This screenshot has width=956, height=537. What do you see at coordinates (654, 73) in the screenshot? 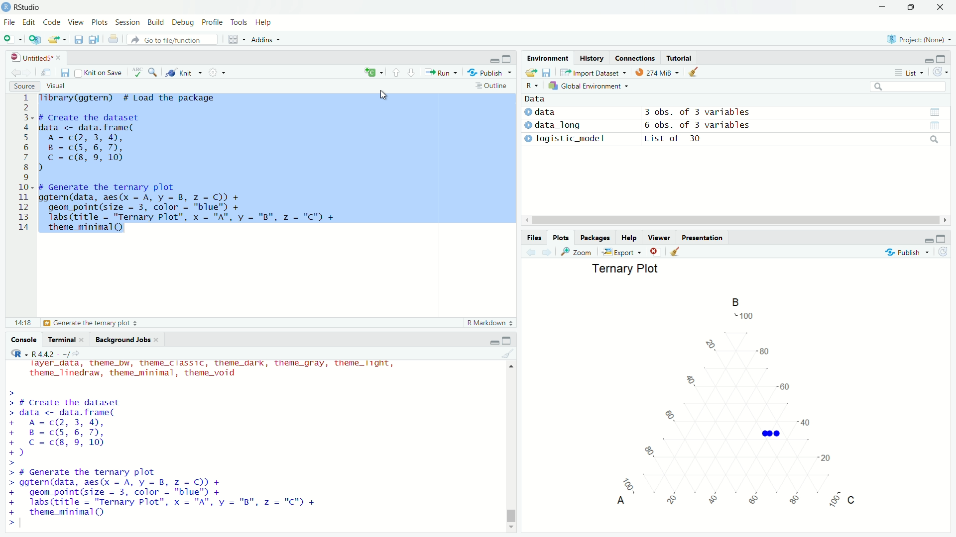
I see `274 MiB` at bounding box center [654, 73].